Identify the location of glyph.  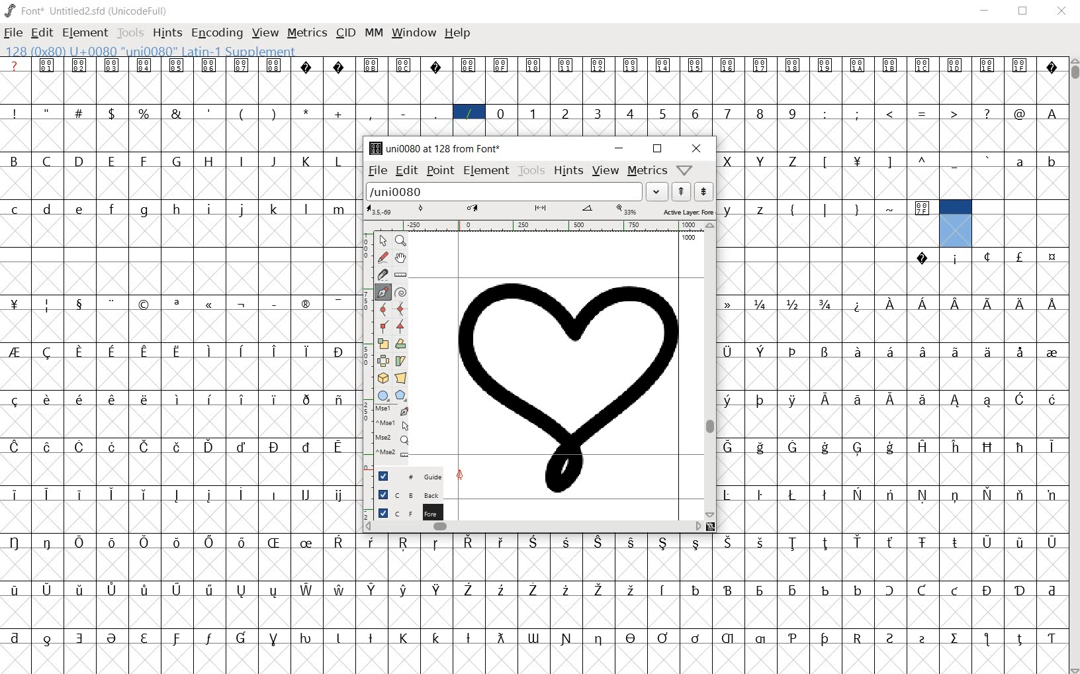
(46, 161).